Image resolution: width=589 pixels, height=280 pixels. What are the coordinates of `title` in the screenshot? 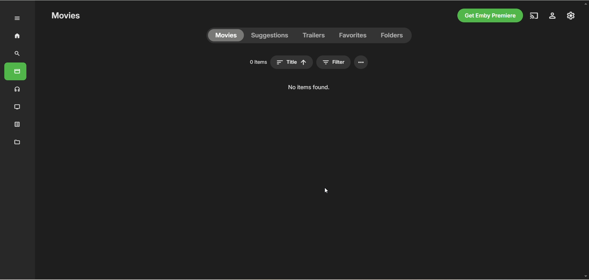 It's located at (329, 62).